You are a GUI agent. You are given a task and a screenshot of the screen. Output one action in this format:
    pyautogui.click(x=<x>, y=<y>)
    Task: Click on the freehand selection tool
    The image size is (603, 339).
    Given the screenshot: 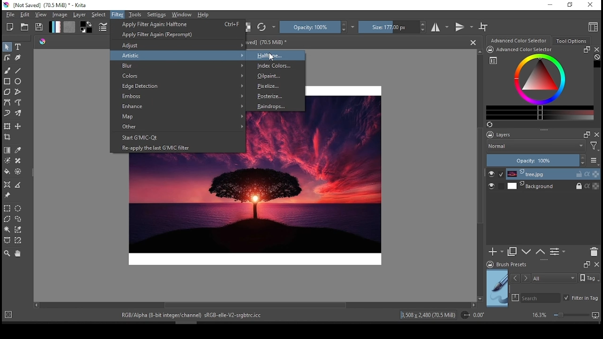 What is the action you would take?
    pyautogui.click(x=18, y=218)
    